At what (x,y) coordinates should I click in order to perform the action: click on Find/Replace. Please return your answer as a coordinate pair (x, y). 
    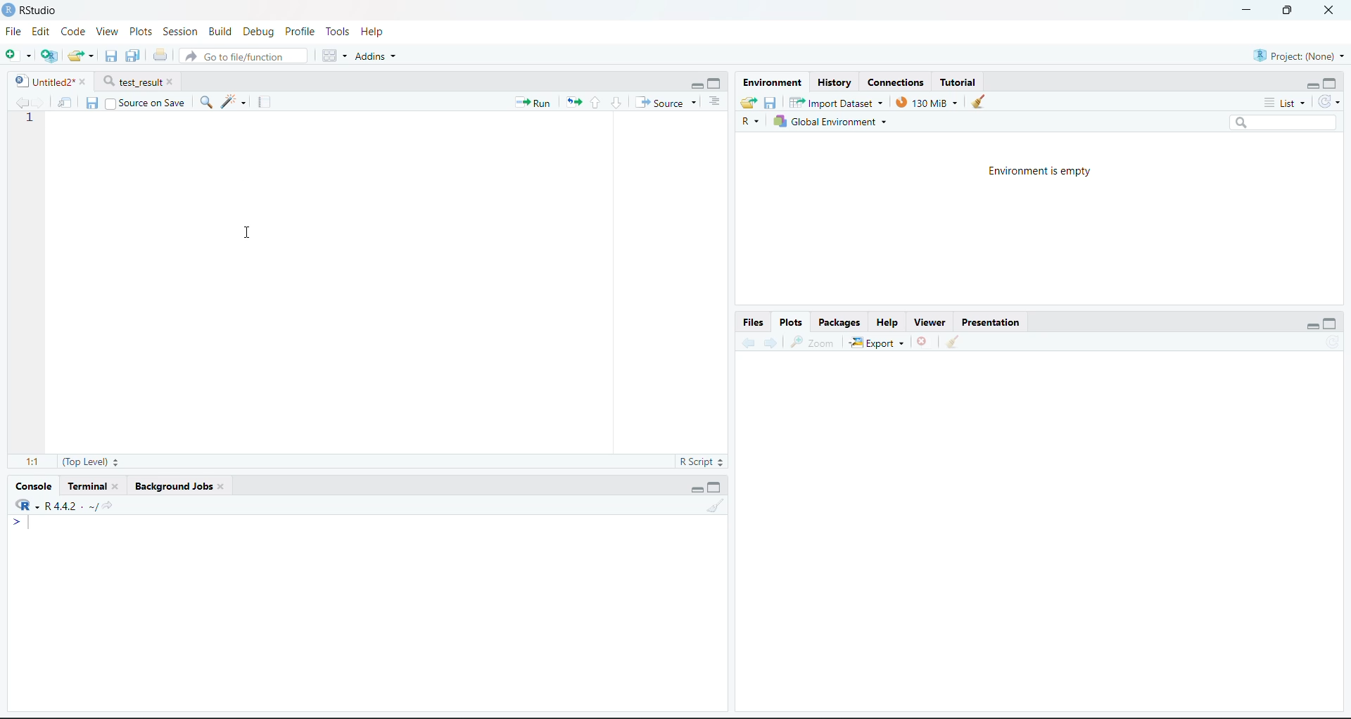
    Looking at the image, I should click on (208, 99).